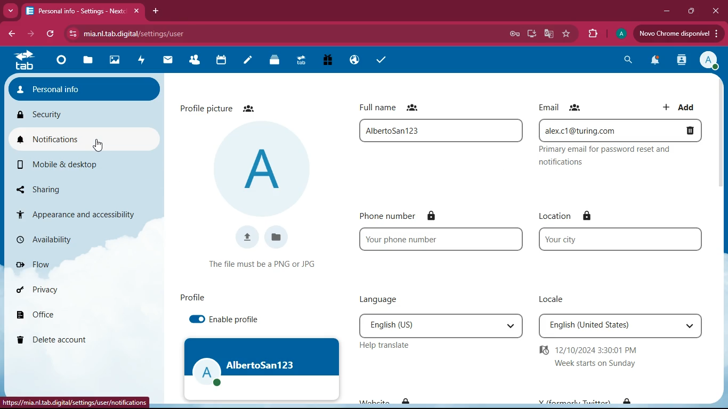 The image size is (728, 409). I want to click on back, so click(11, 34).